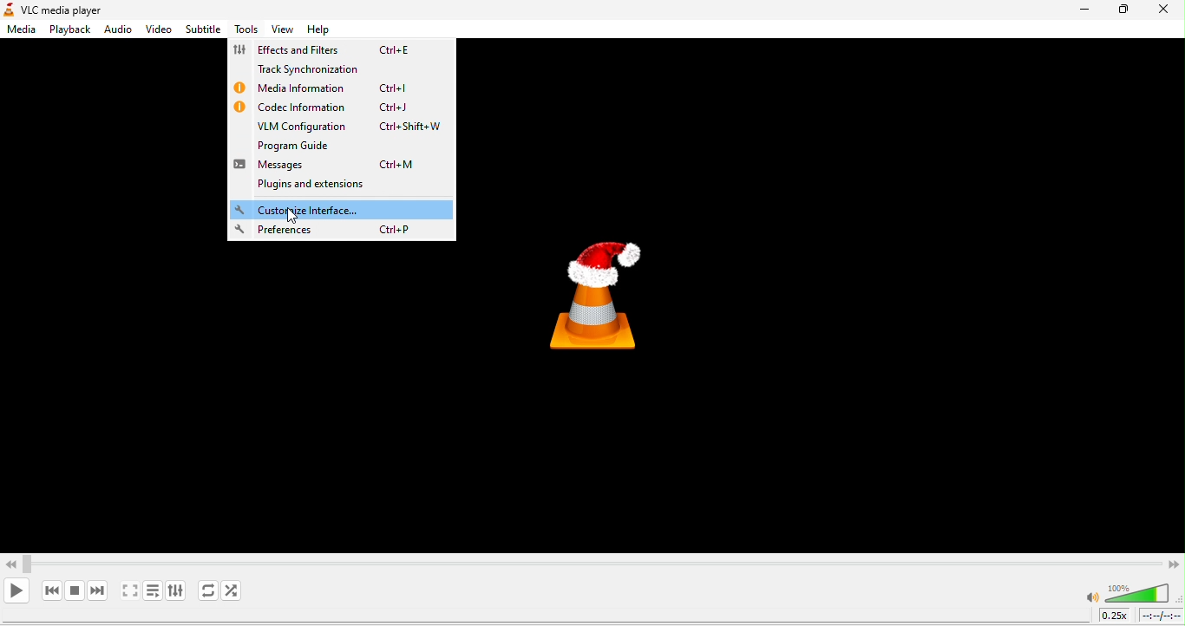  What do you see at coordinates (294, 215) in the screenshot?
I see `cursor movement` at bounding box center [294, 215].